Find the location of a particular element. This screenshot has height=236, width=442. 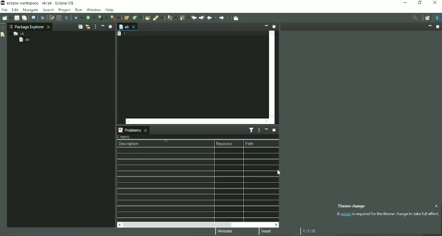

Window is located at coordinates (94, 10).